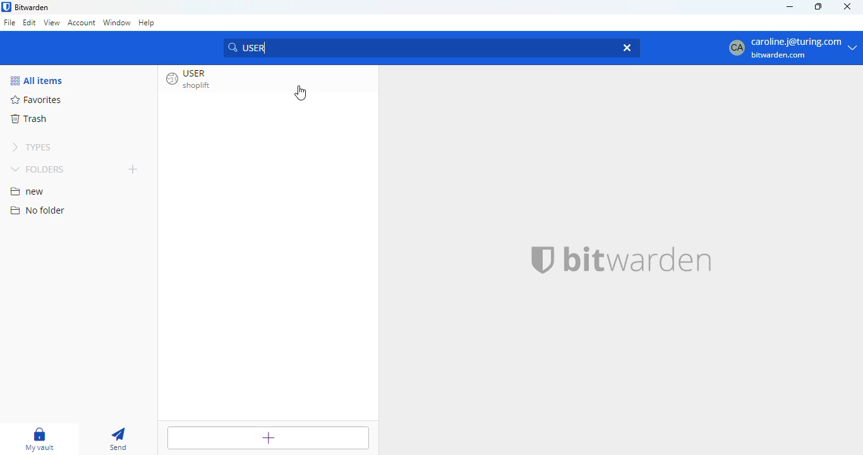  Describe the element at coordinates (543, 260) in the screenshot. I see `logo` at that location.